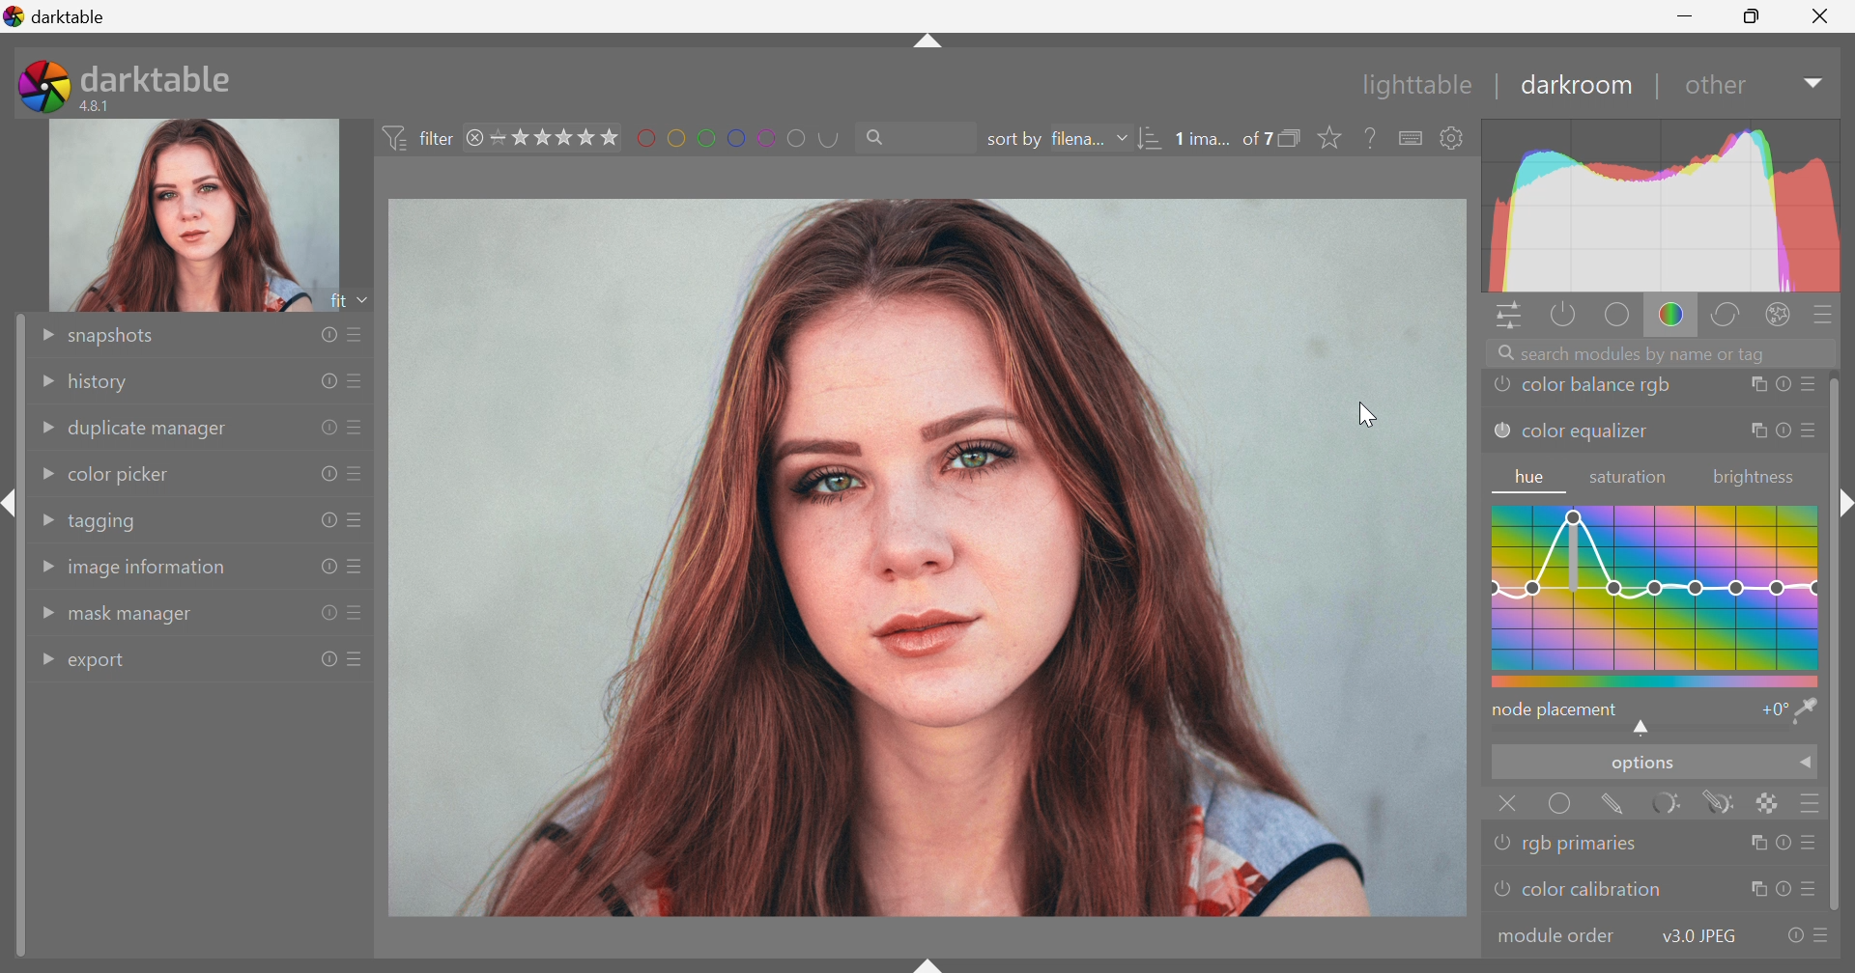 The image size is (1855, 973). Describe the element at coordinates (357, 568) in the screenshot. I see `presets` at that location.